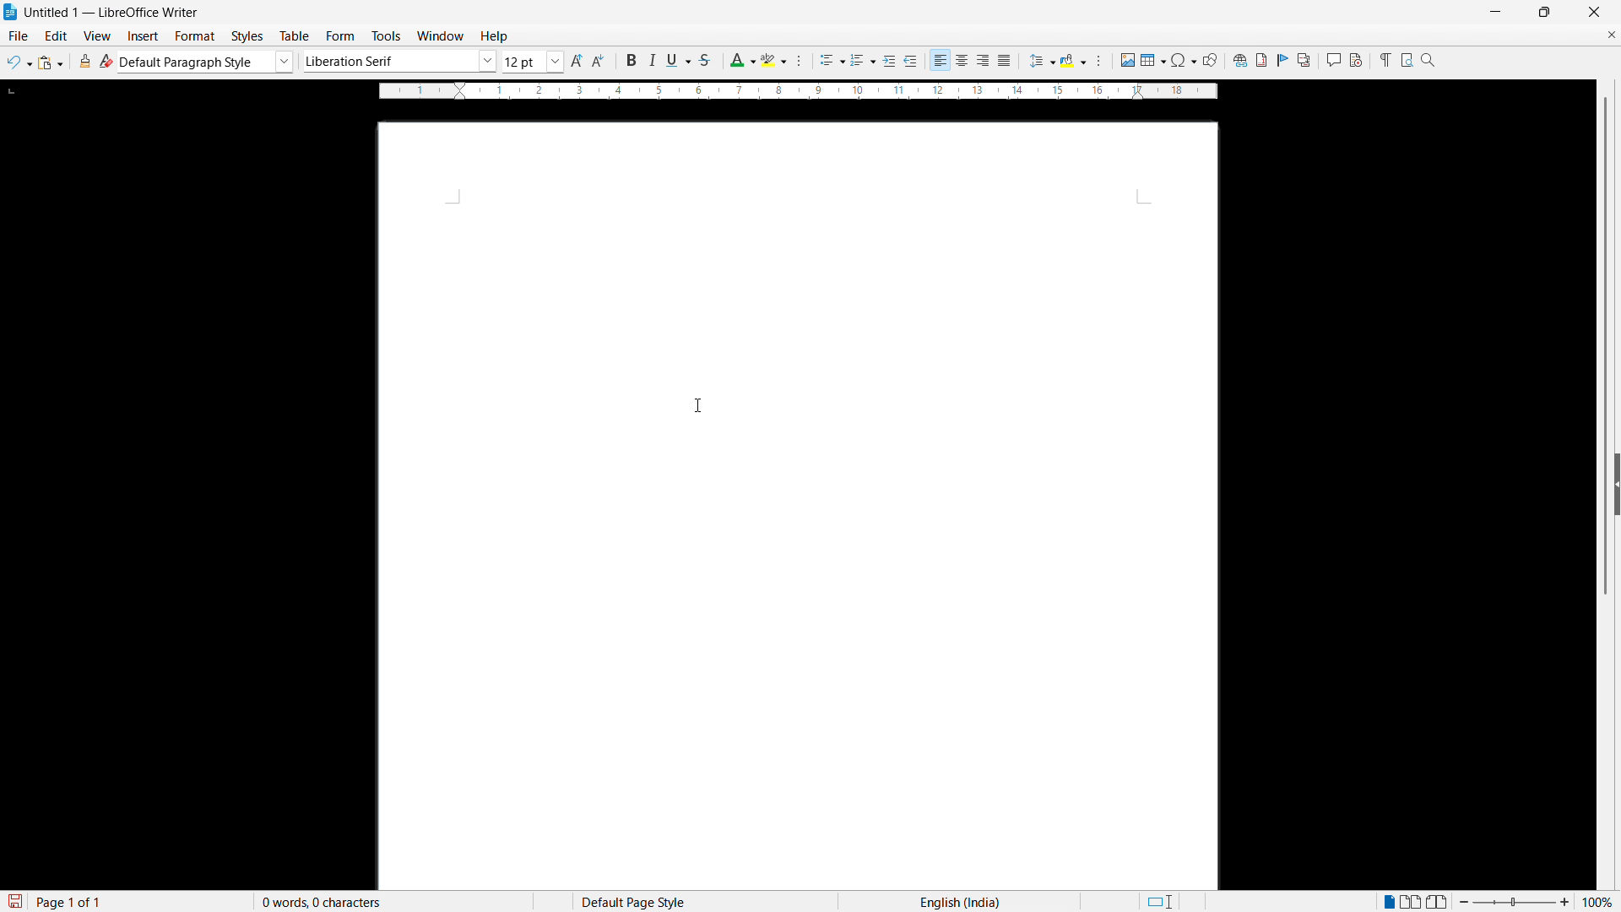 Image resolution: width=1621 pixels, height=912 pixels. Describe the element at coordinates (1356, 60) in the screenshot. I see `Record track changes ` at that location.